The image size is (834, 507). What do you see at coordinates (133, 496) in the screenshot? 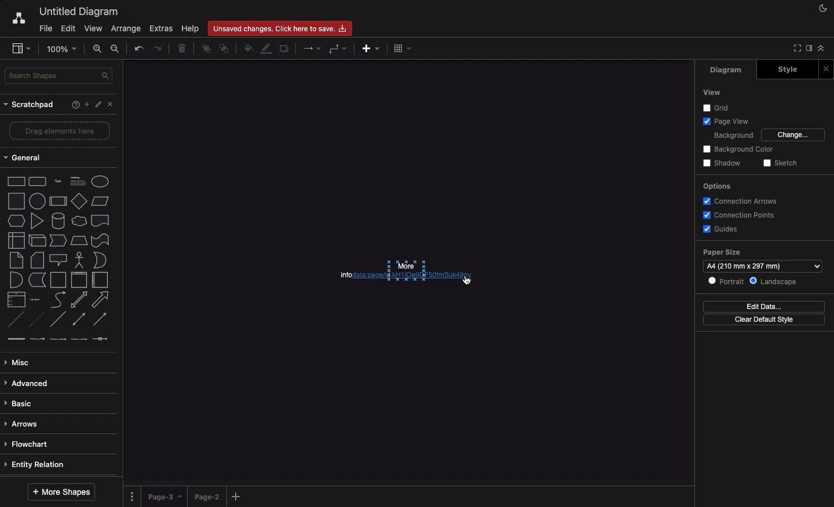
I see `Options` at bounding box center [133, 496].